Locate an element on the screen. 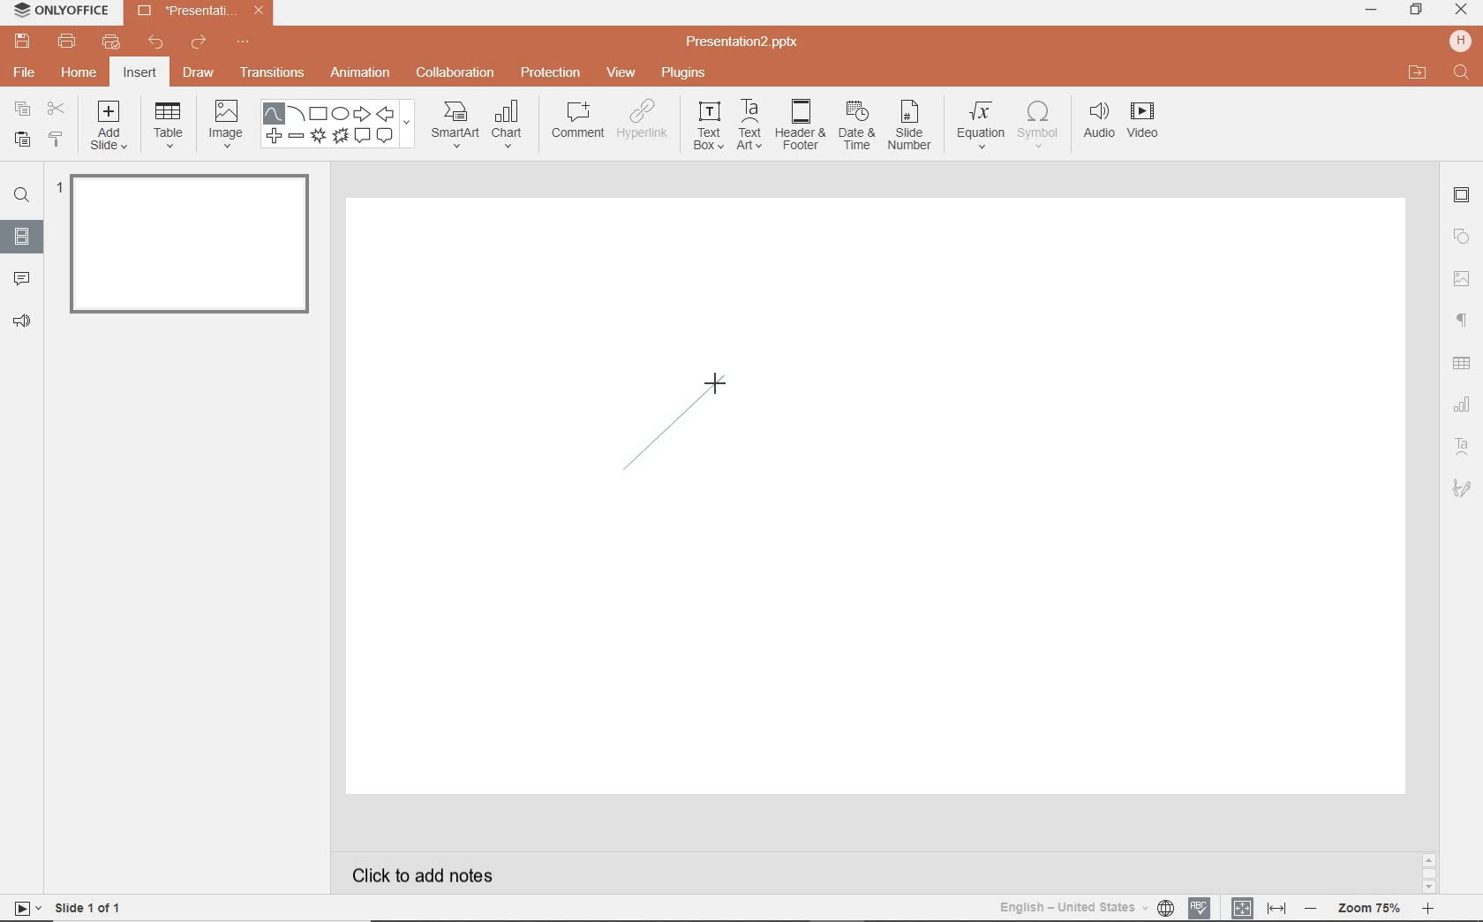 The height and width of the screenshot is (922, 1483). ADD SLIDE is located at coordinates (110, 129).